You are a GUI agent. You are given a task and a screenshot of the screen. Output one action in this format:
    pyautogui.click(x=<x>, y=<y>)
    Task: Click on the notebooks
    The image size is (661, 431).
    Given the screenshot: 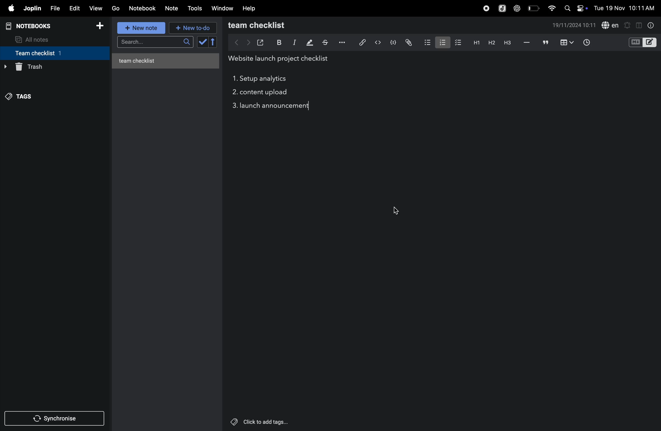 What is the action you would take?
    pyautogui.click(x=32, y=25)
    